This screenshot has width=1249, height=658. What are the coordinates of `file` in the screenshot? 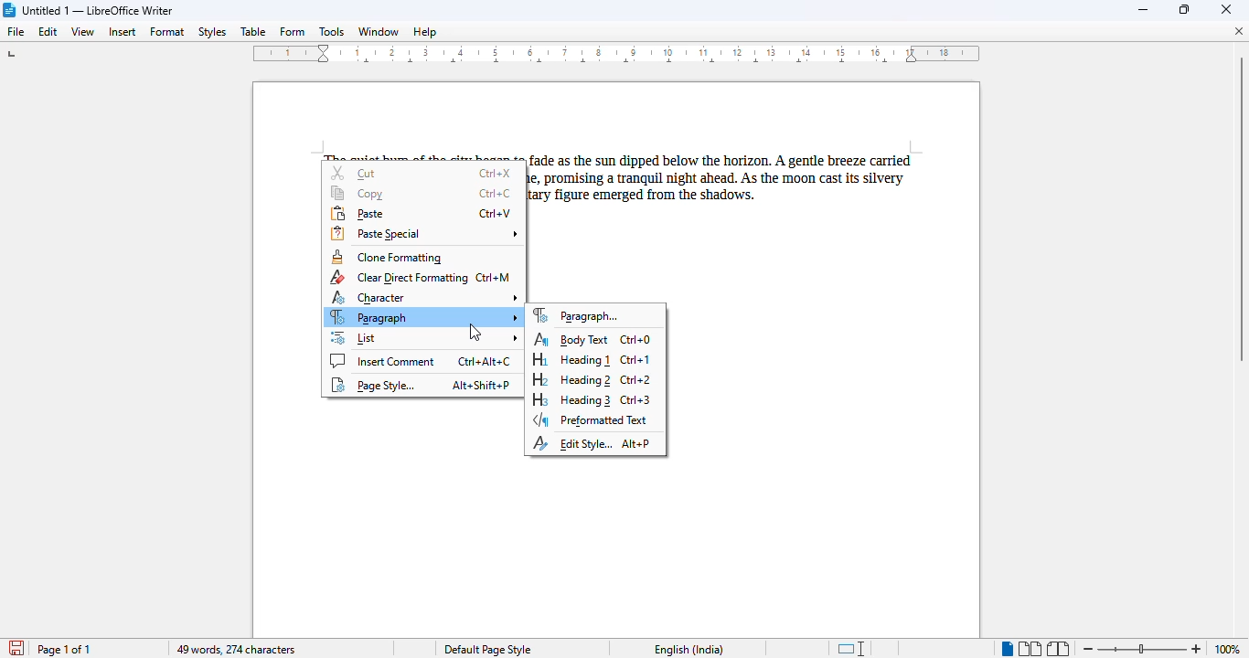 It's located at (16, 31).